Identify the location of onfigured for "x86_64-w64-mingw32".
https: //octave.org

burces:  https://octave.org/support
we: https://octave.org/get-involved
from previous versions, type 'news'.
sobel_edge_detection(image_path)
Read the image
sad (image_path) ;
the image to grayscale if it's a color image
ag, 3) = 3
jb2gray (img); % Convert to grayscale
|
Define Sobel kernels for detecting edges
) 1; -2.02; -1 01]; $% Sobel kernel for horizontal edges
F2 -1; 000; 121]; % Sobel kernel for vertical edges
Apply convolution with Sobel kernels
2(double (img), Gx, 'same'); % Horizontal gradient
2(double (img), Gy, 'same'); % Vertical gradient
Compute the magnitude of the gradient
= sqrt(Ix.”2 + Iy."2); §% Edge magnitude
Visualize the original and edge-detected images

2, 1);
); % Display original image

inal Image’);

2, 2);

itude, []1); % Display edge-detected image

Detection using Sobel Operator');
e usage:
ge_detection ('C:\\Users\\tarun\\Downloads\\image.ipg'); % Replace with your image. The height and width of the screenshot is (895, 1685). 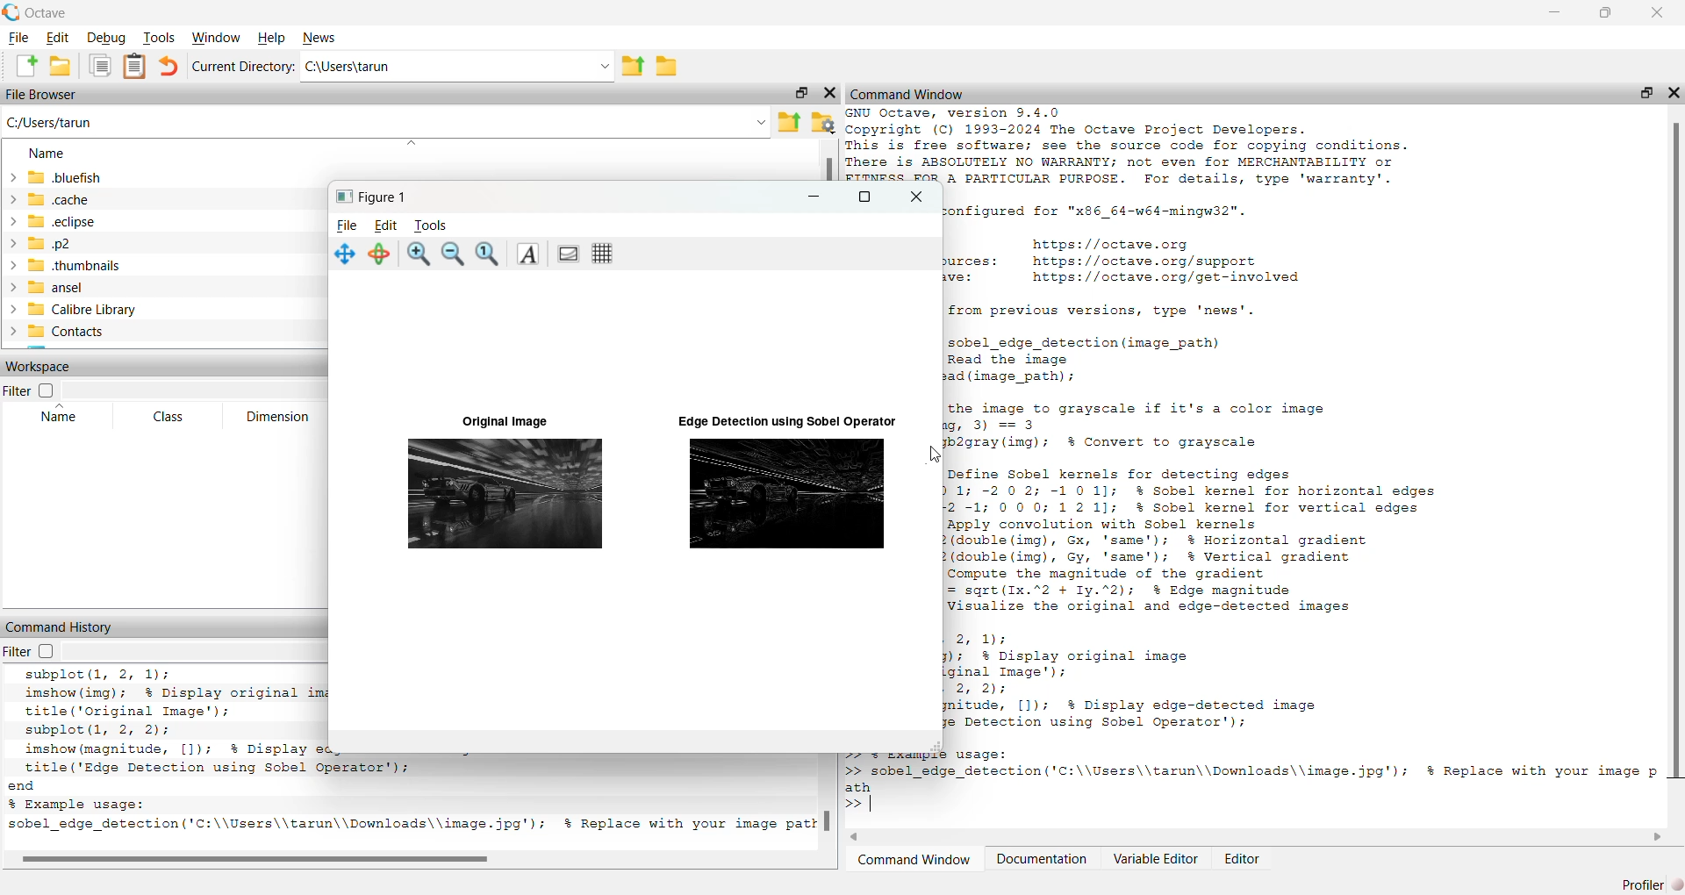
(1298, 498).